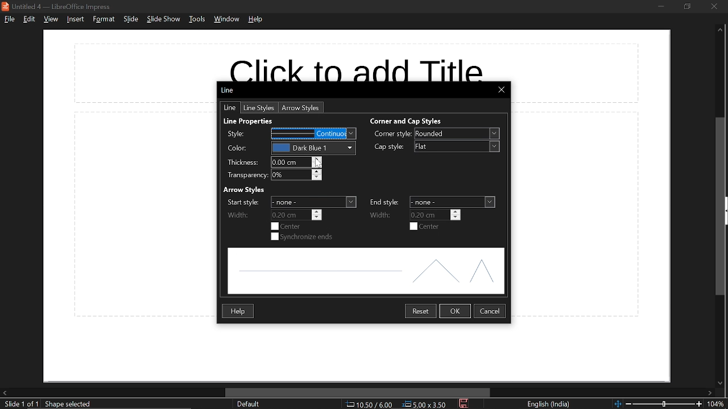 Image resolution: width=728 pixels, height=409 pixels. What do you see at coordinates (248, 404) in the screenshot?
I see `page style` at bounding box center [248, 404].